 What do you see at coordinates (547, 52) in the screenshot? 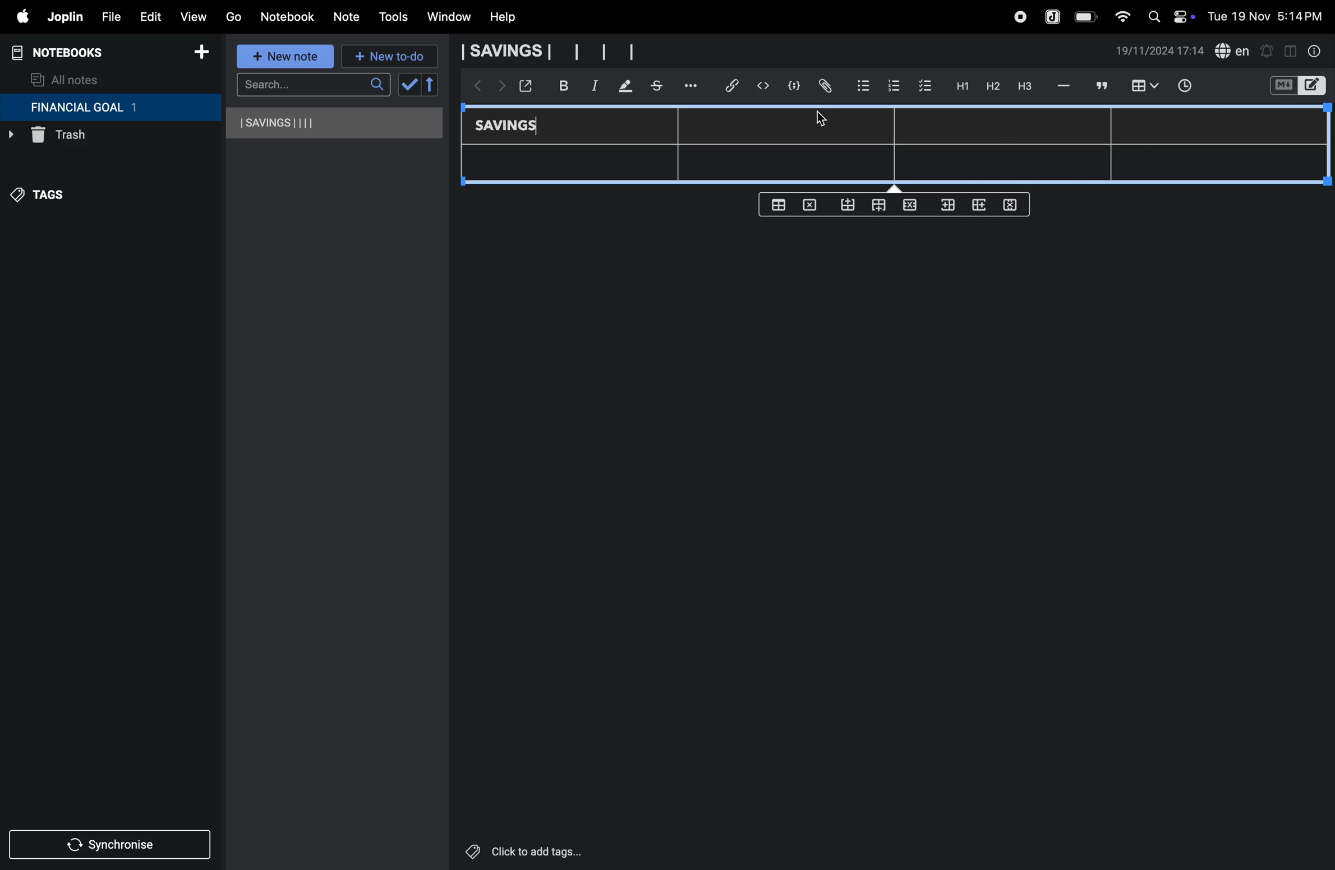
I see `savings` at bounding box center [547, 52].